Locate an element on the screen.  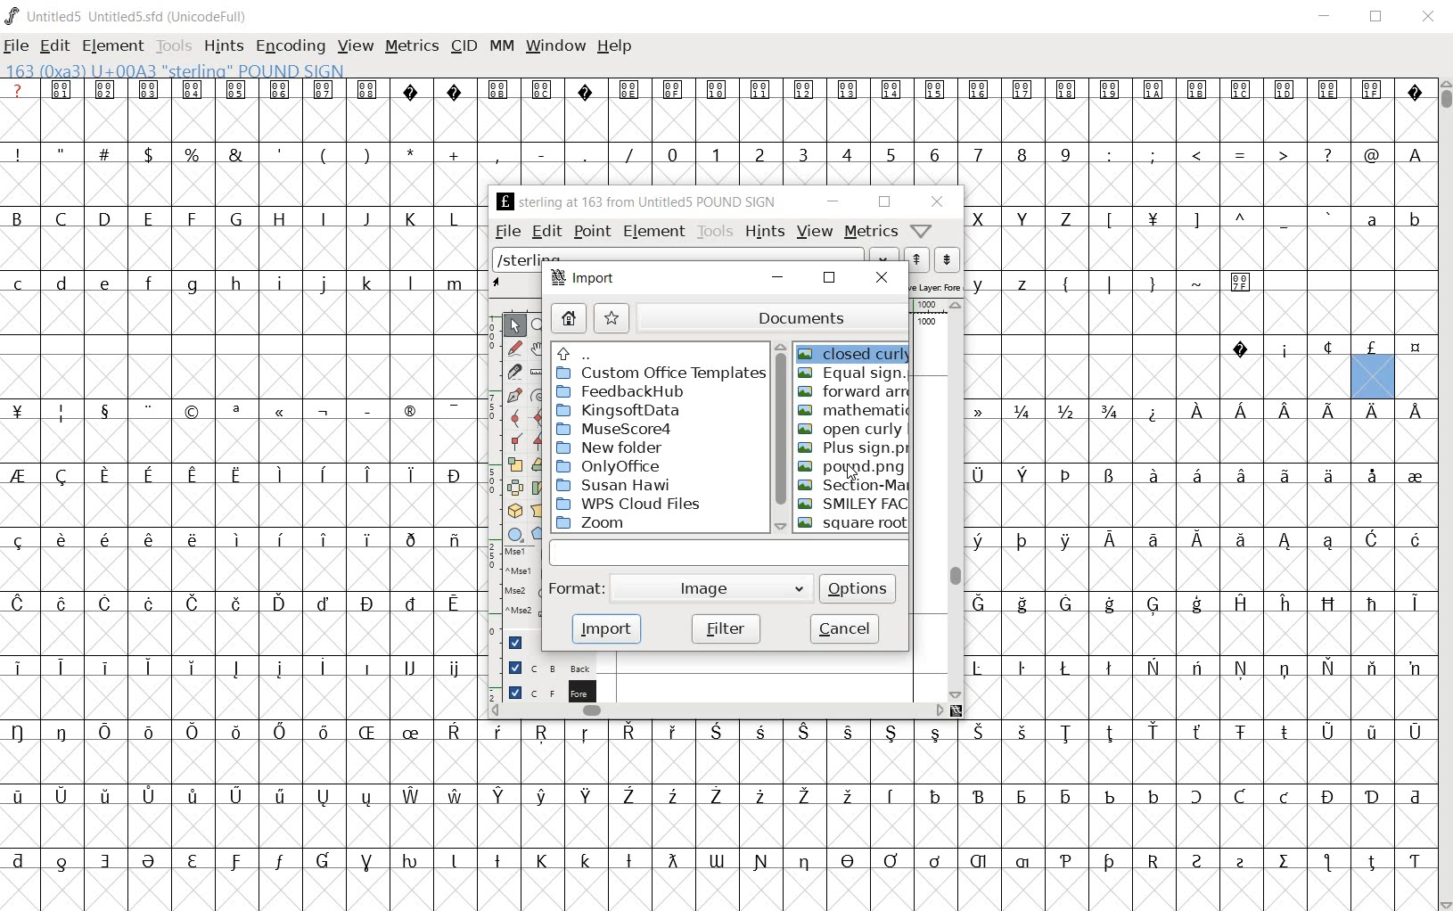
ruler is located at coordinates (538, 374).